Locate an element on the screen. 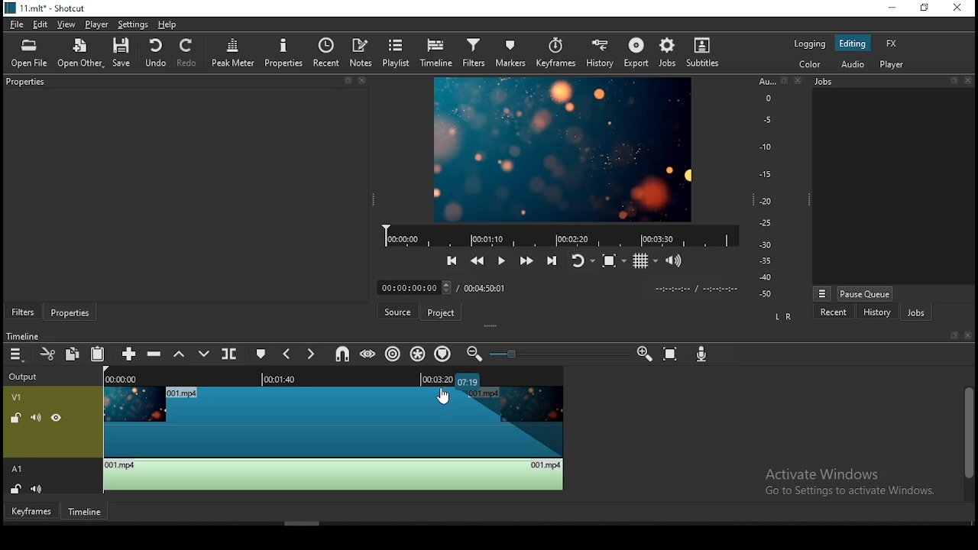 The height and width of the screenshot is (550, 978). show volume control is located at coordinates (675, 262).